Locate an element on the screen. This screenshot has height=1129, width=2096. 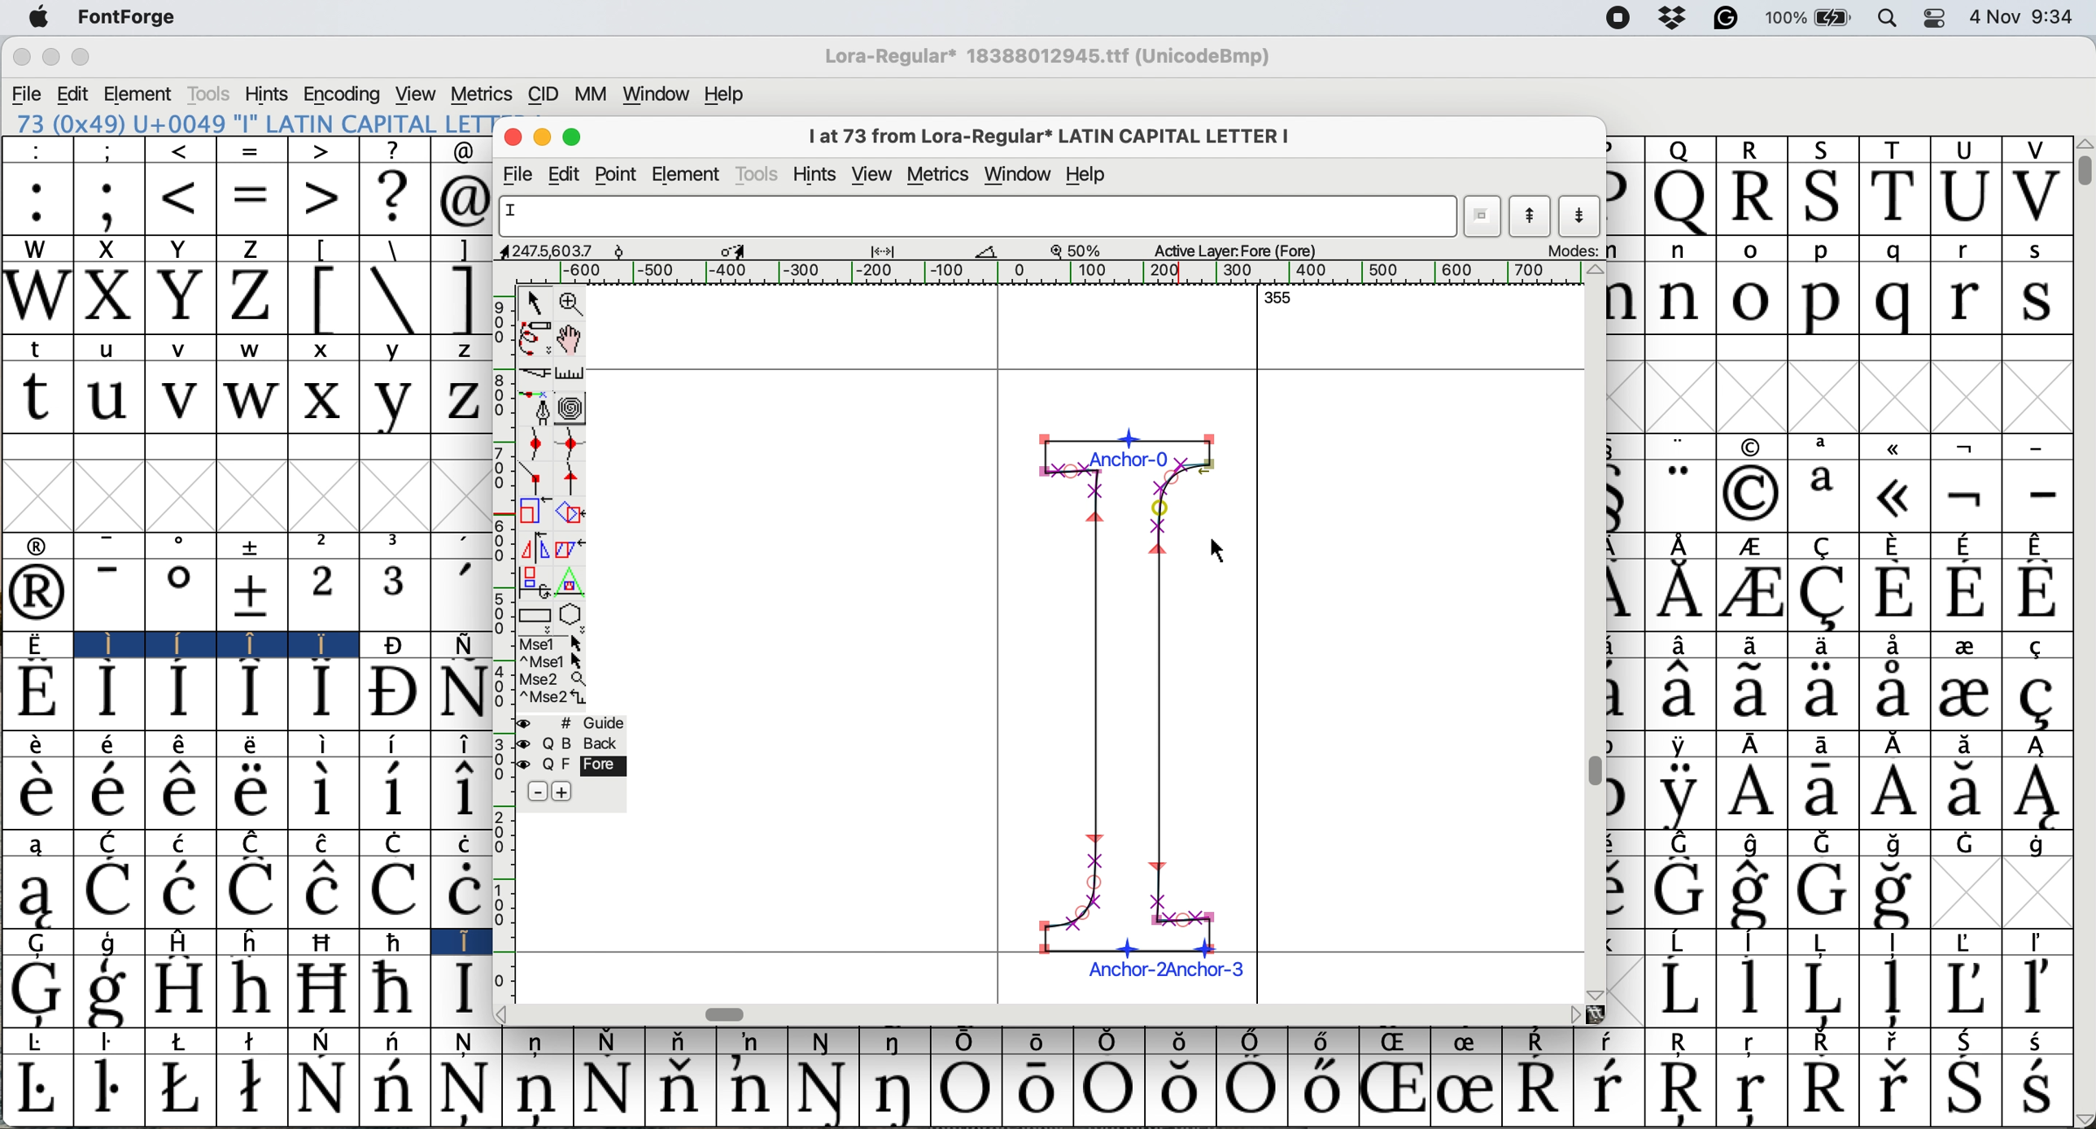
< is located at coordinates (181, 200).